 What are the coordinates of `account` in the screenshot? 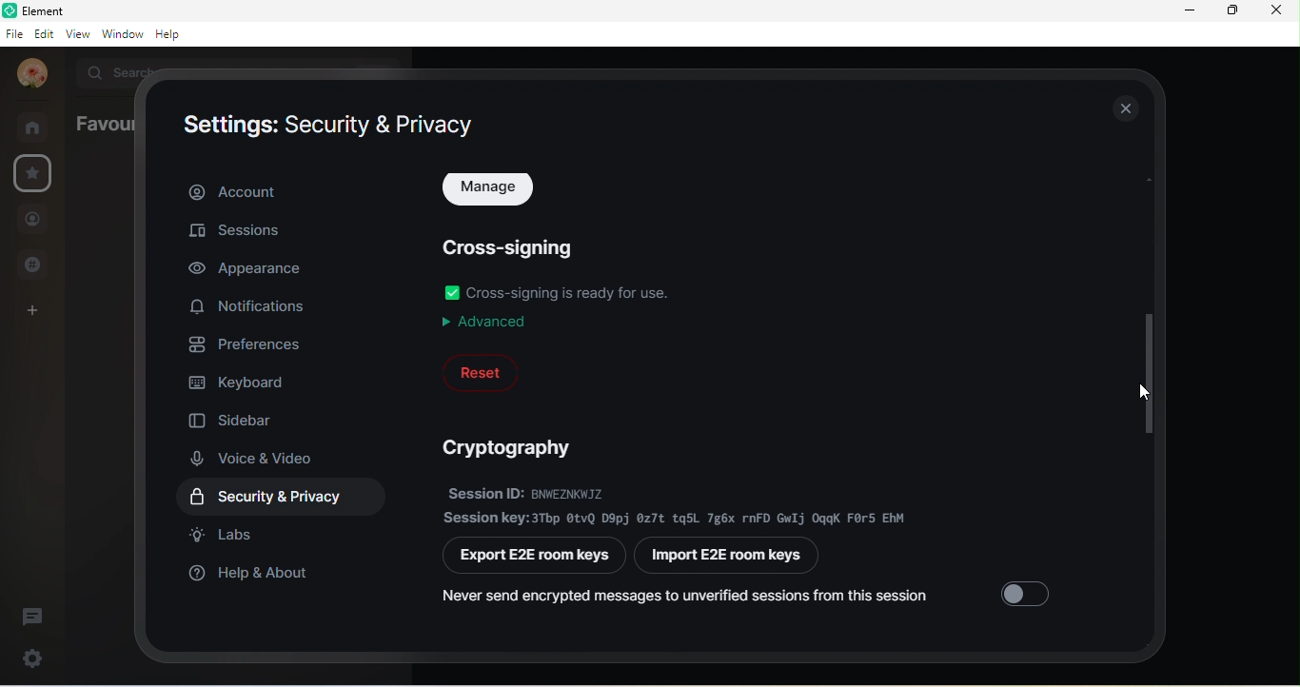 It's located at (284, 190).